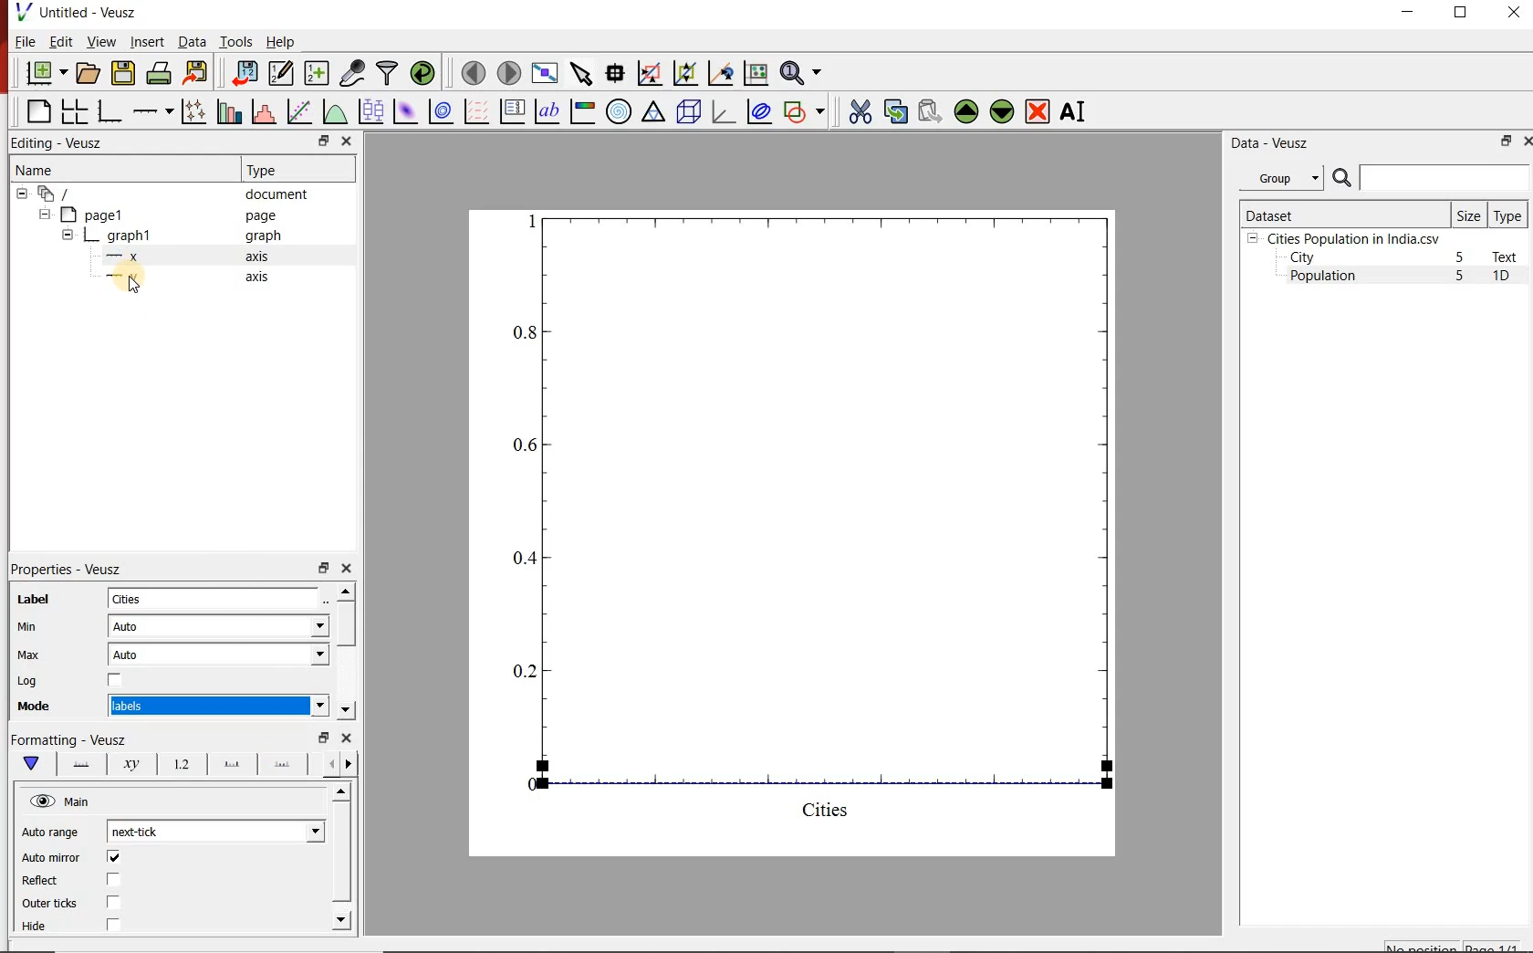  What do you see at coordinates (36, 112) in the screenshot?
I see `blank page` at bounding box center [36, 112].